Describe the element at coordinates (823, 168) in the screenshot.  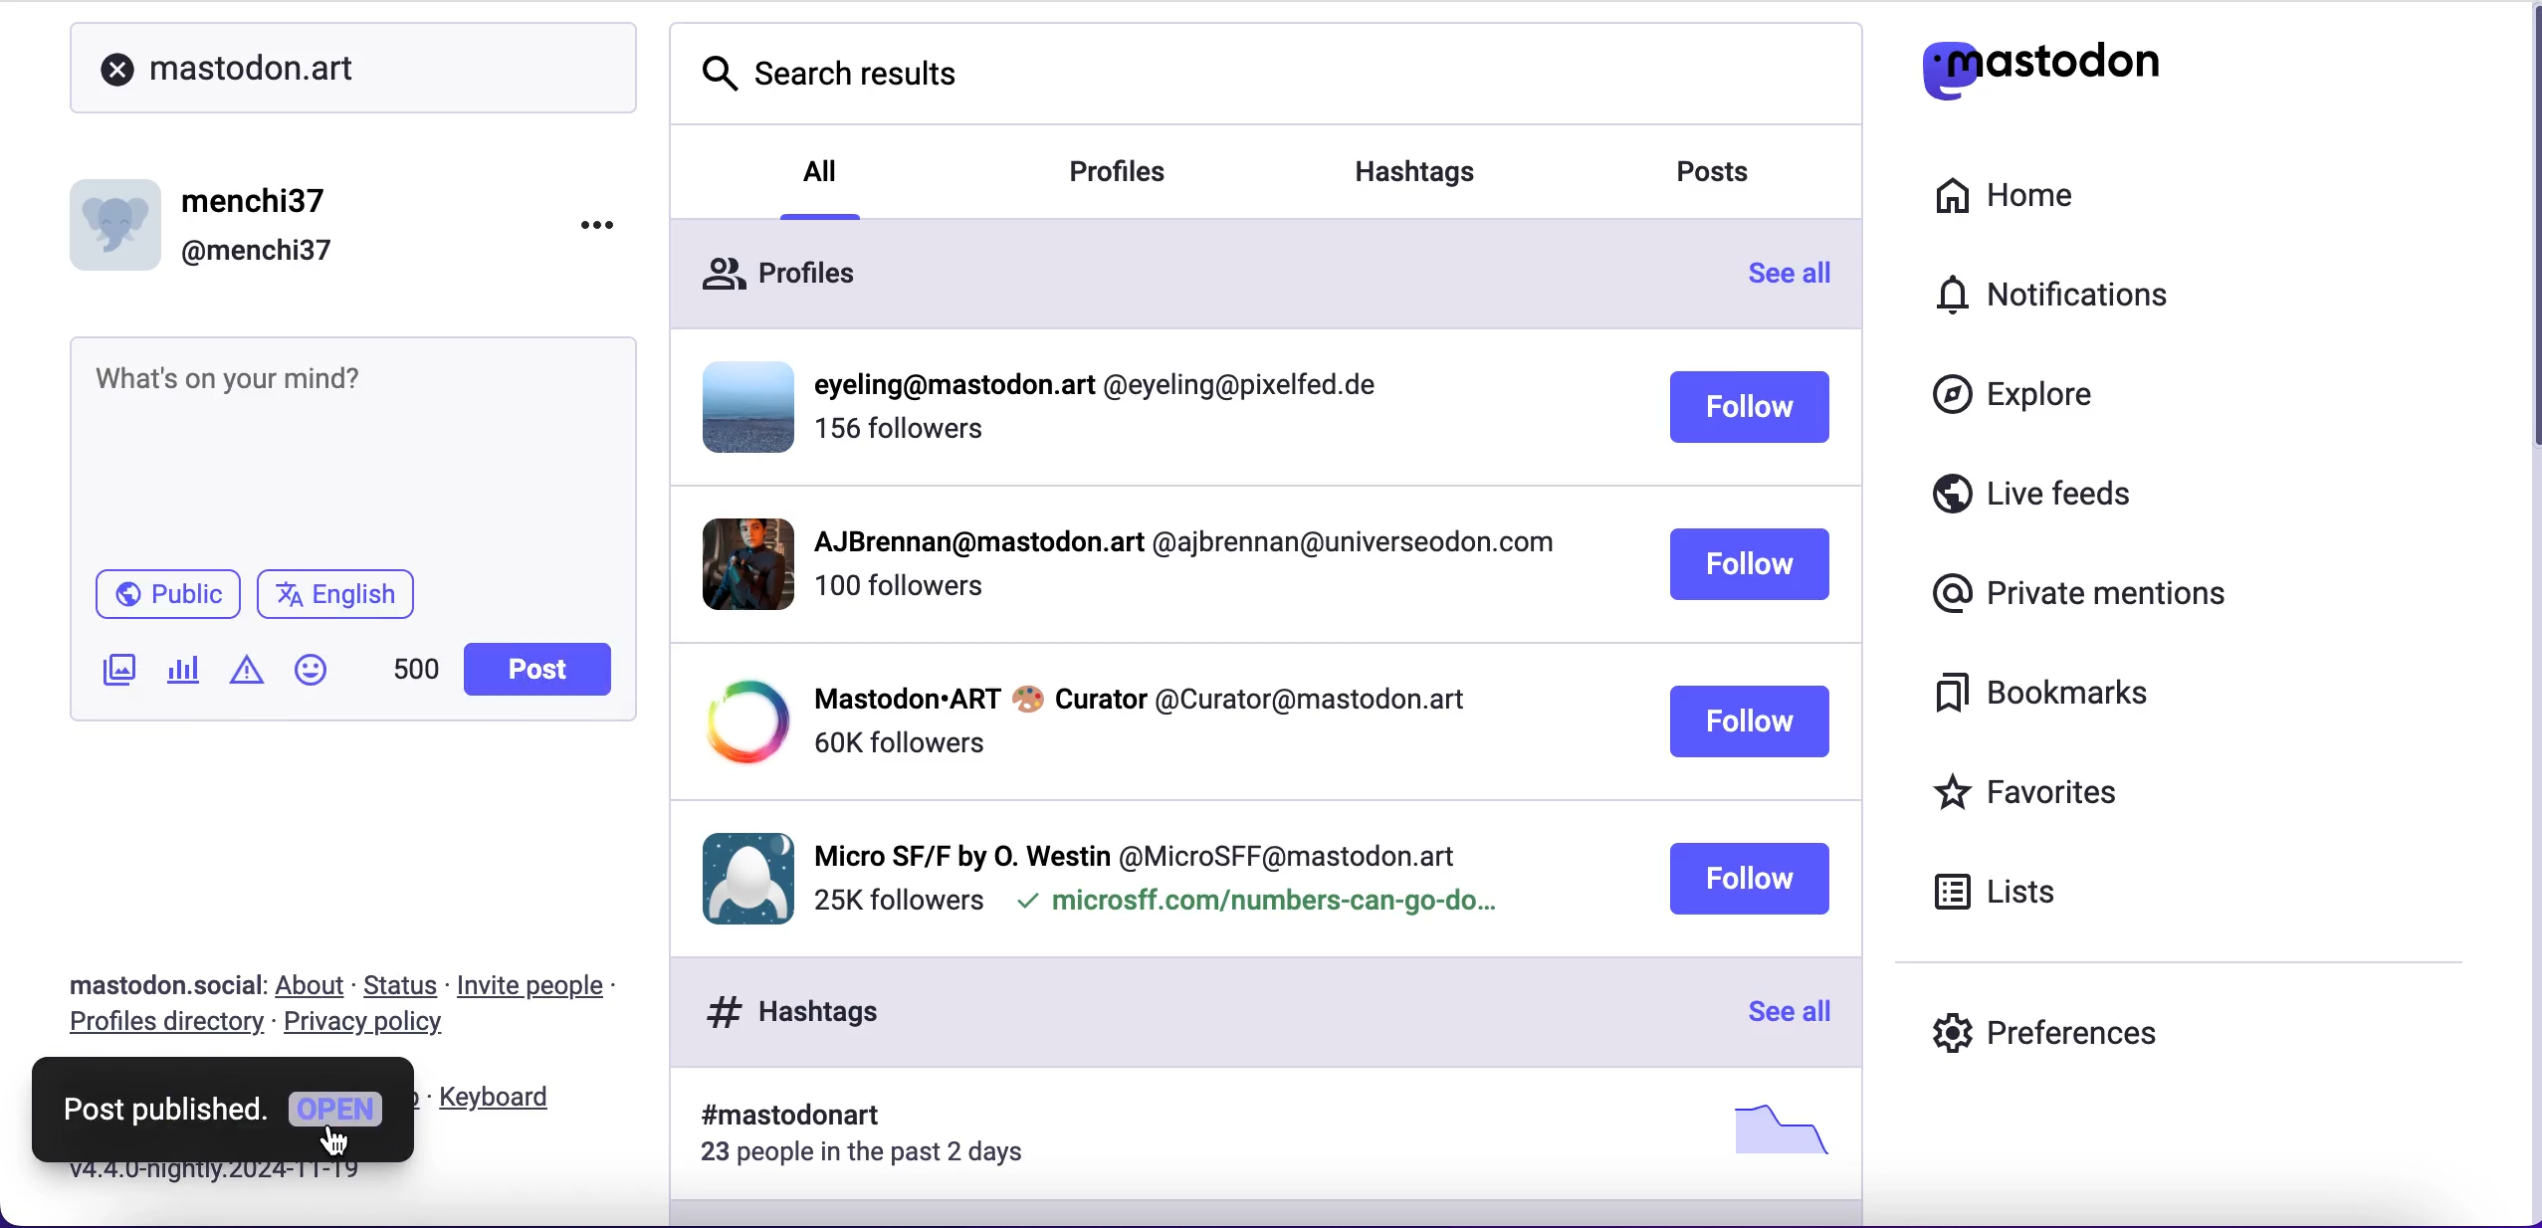
I see `all` at that location.